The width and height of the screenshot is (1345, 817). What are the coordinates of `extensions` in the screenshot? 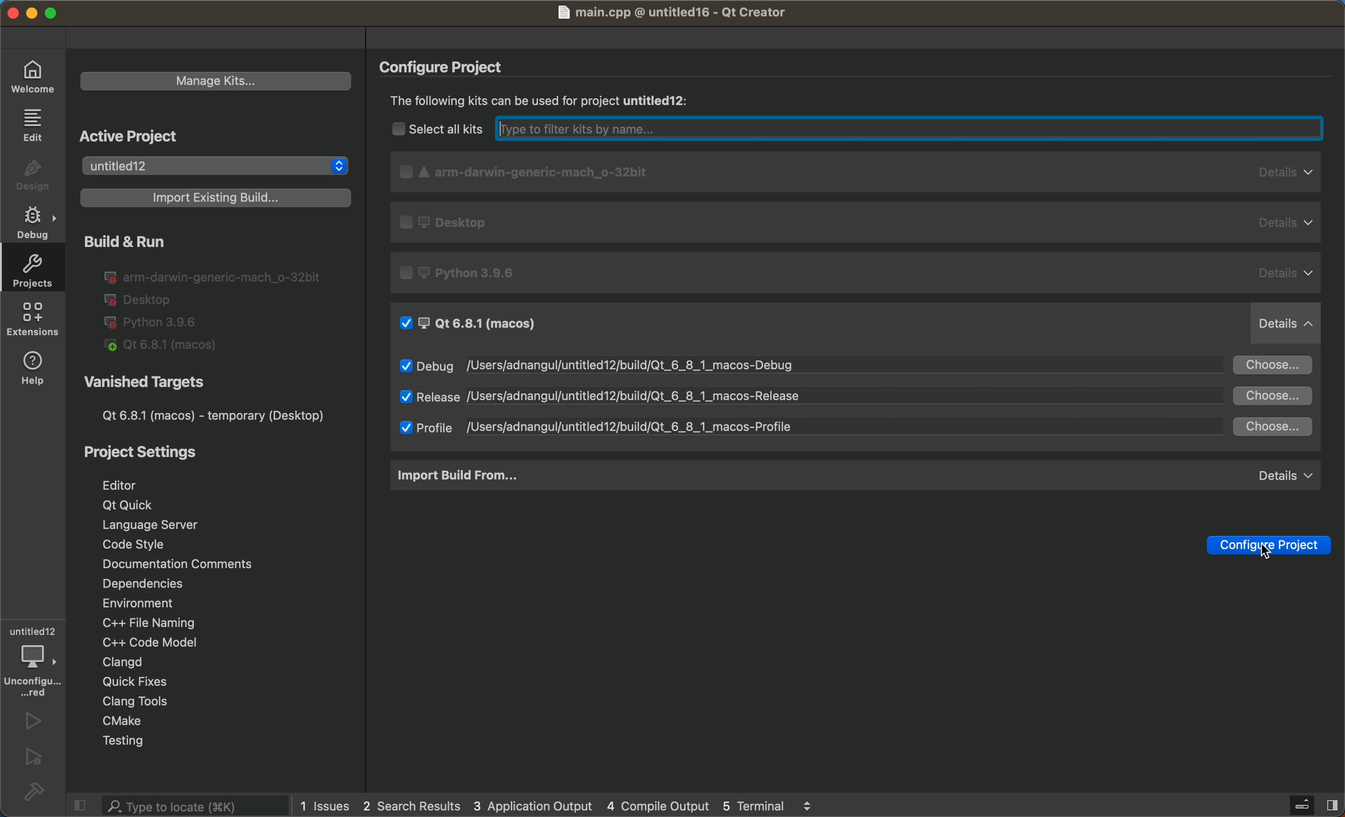 It's located at (35, 318).